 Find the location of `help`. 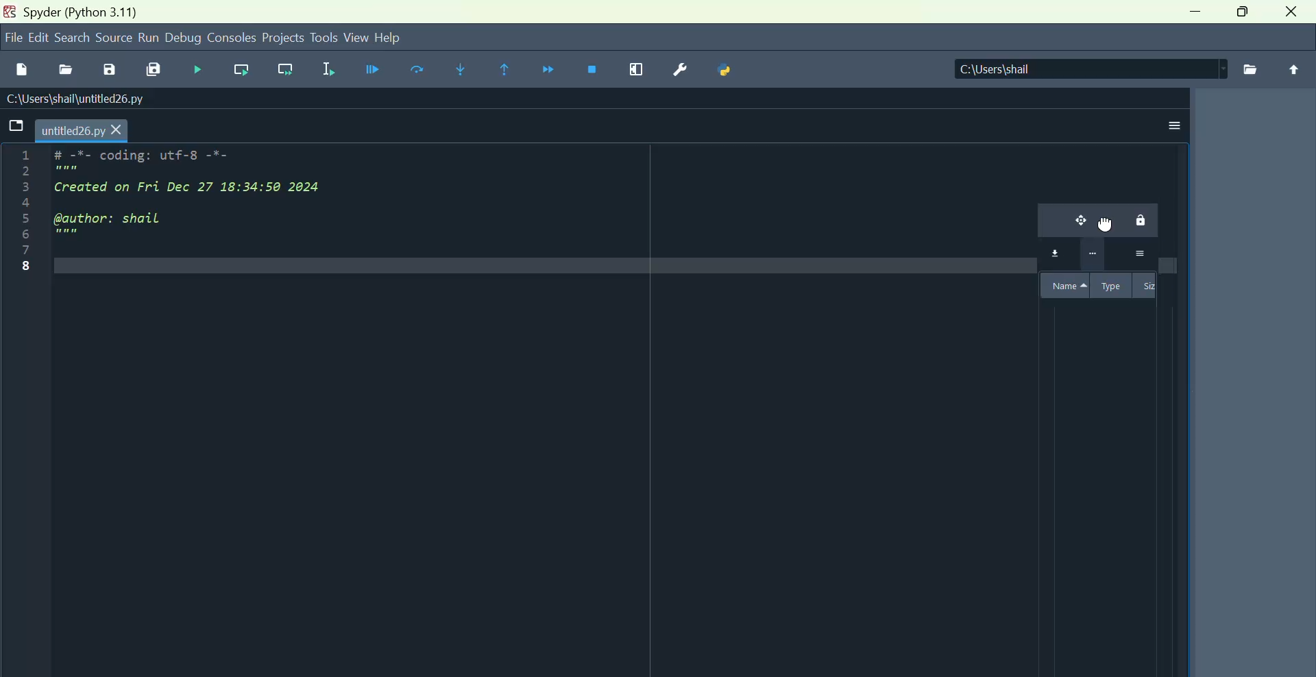

help is located at coordinates (406, 36).